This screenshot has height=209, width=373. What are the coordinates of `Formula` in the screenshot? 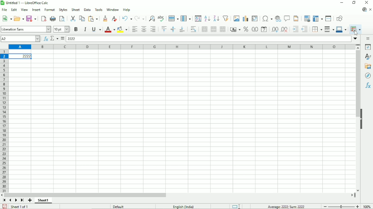 It's located at (62, 38).